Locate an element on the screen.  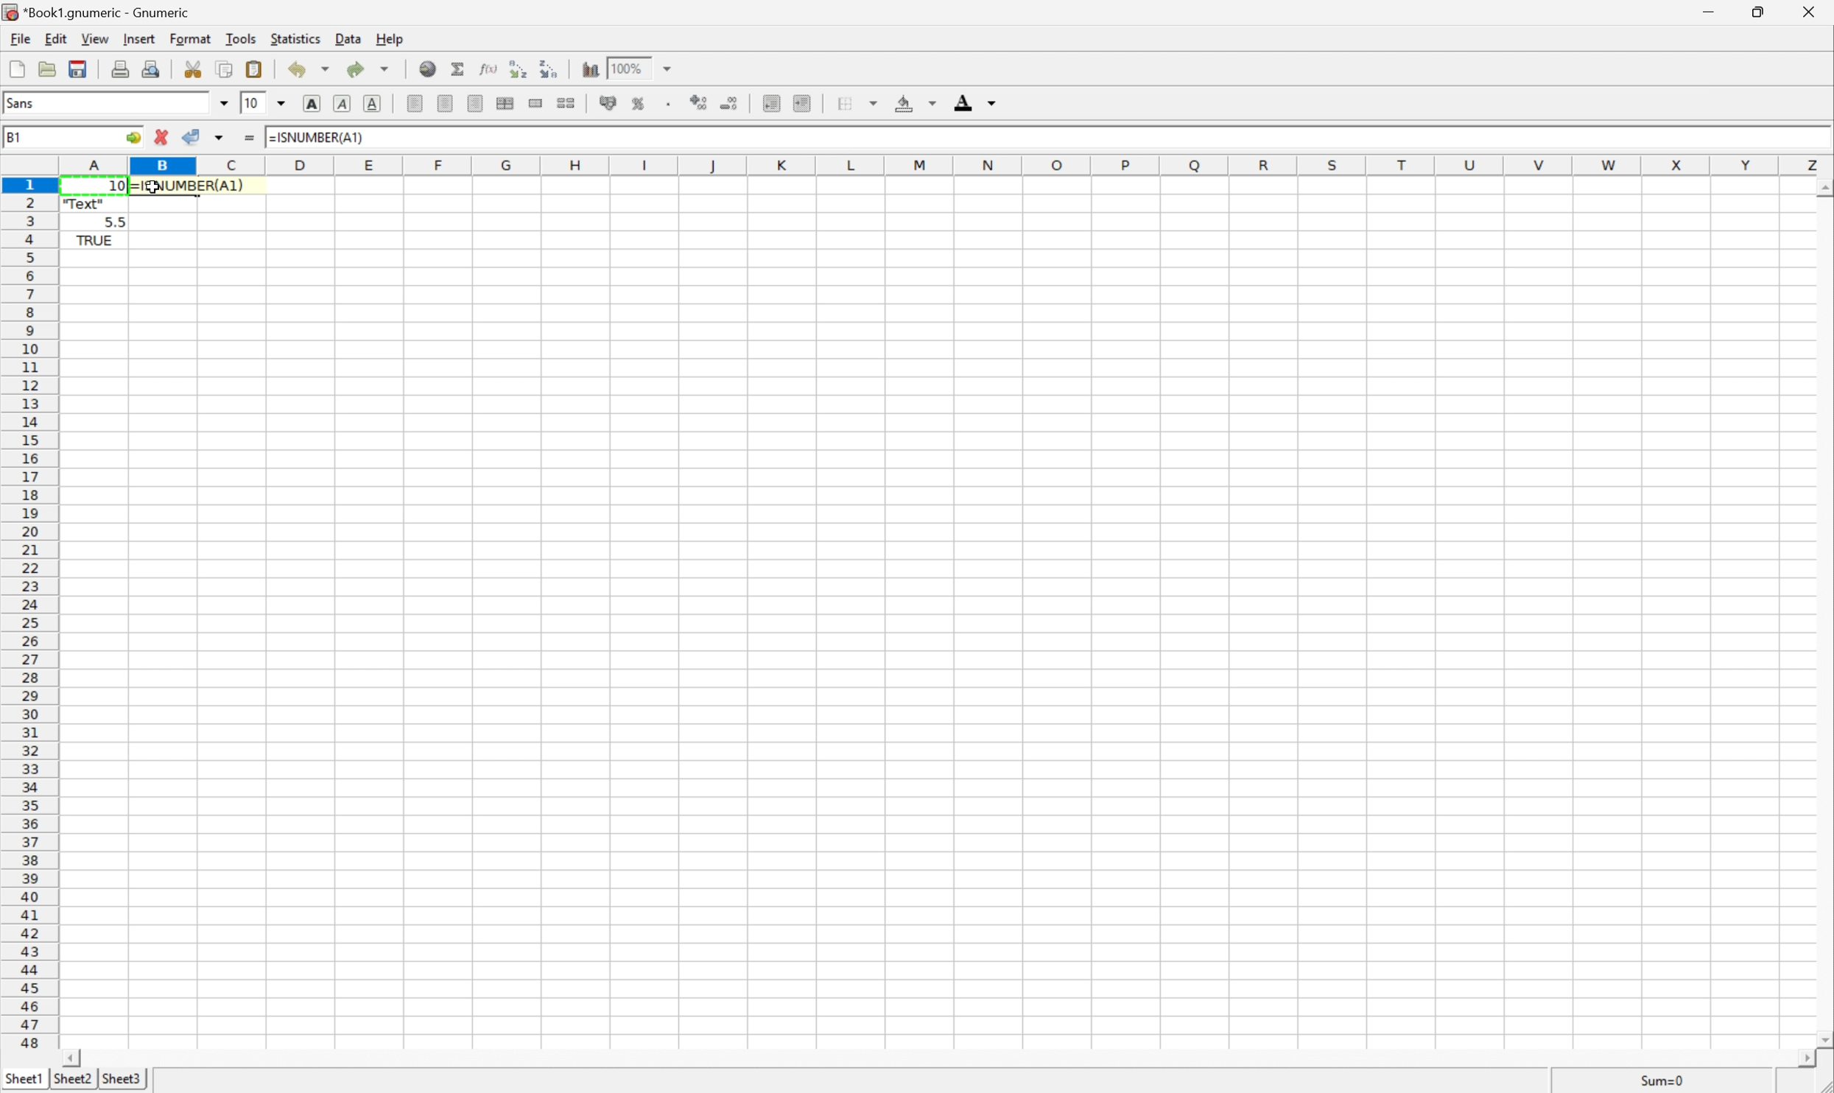
Scroll Right is located at coordinates (1799, 1057).